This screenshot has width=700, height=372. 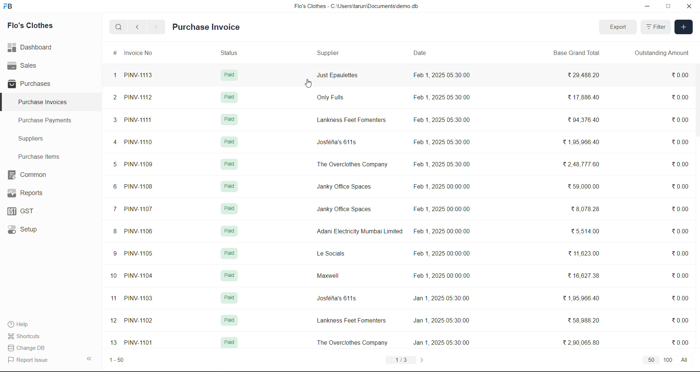 I want to click on ₹0.00, so click(x=681, y=118).